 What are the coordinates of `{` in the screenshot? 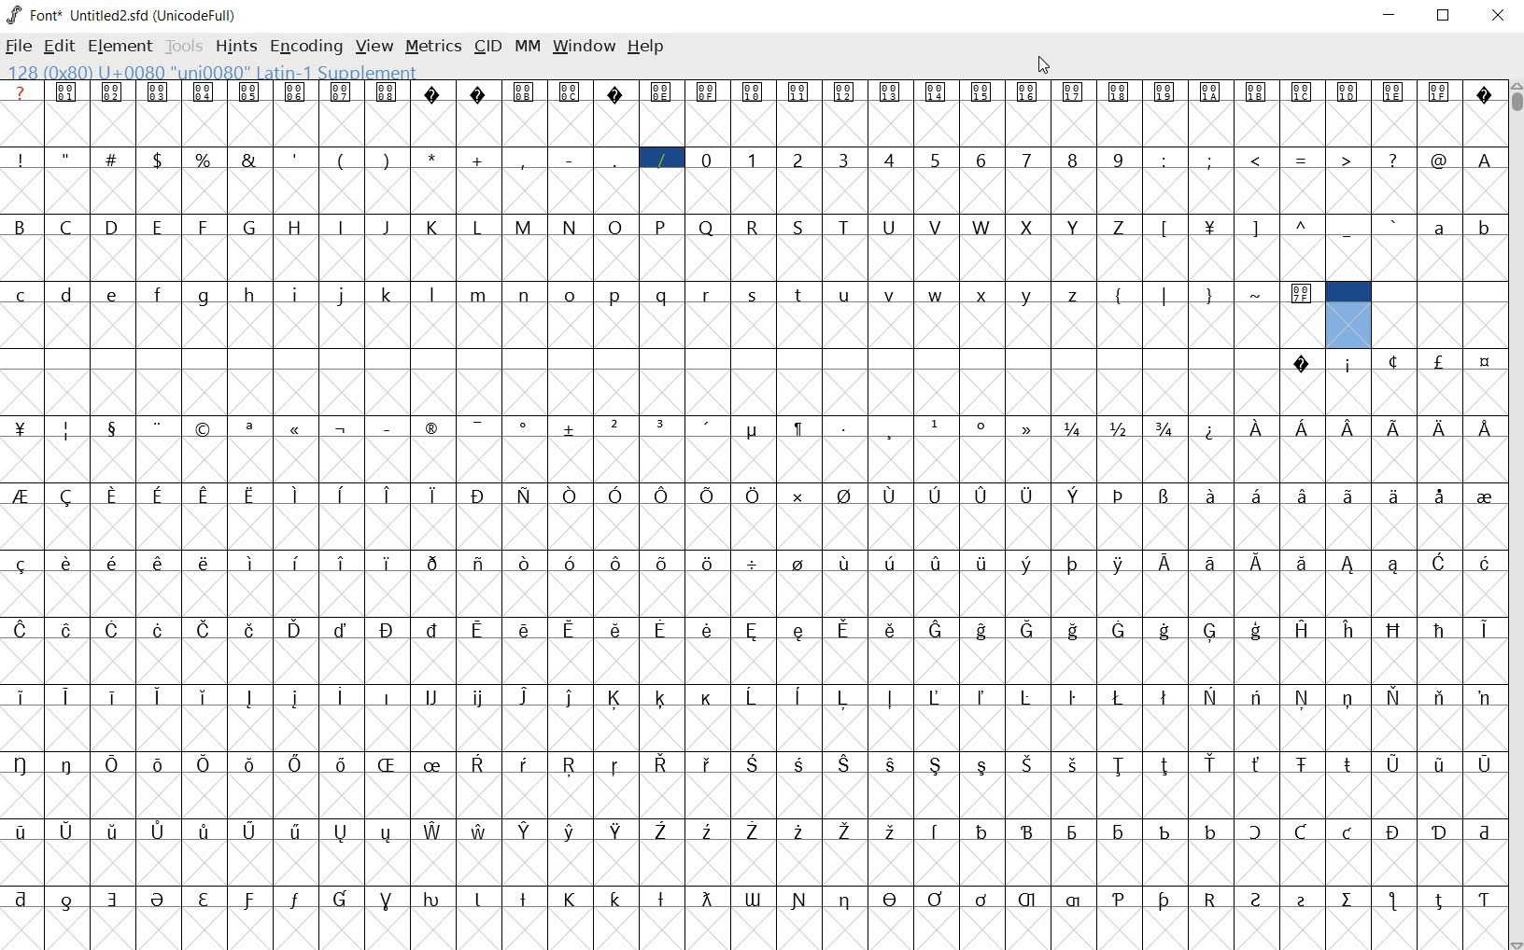 It's located at (1121, 294).